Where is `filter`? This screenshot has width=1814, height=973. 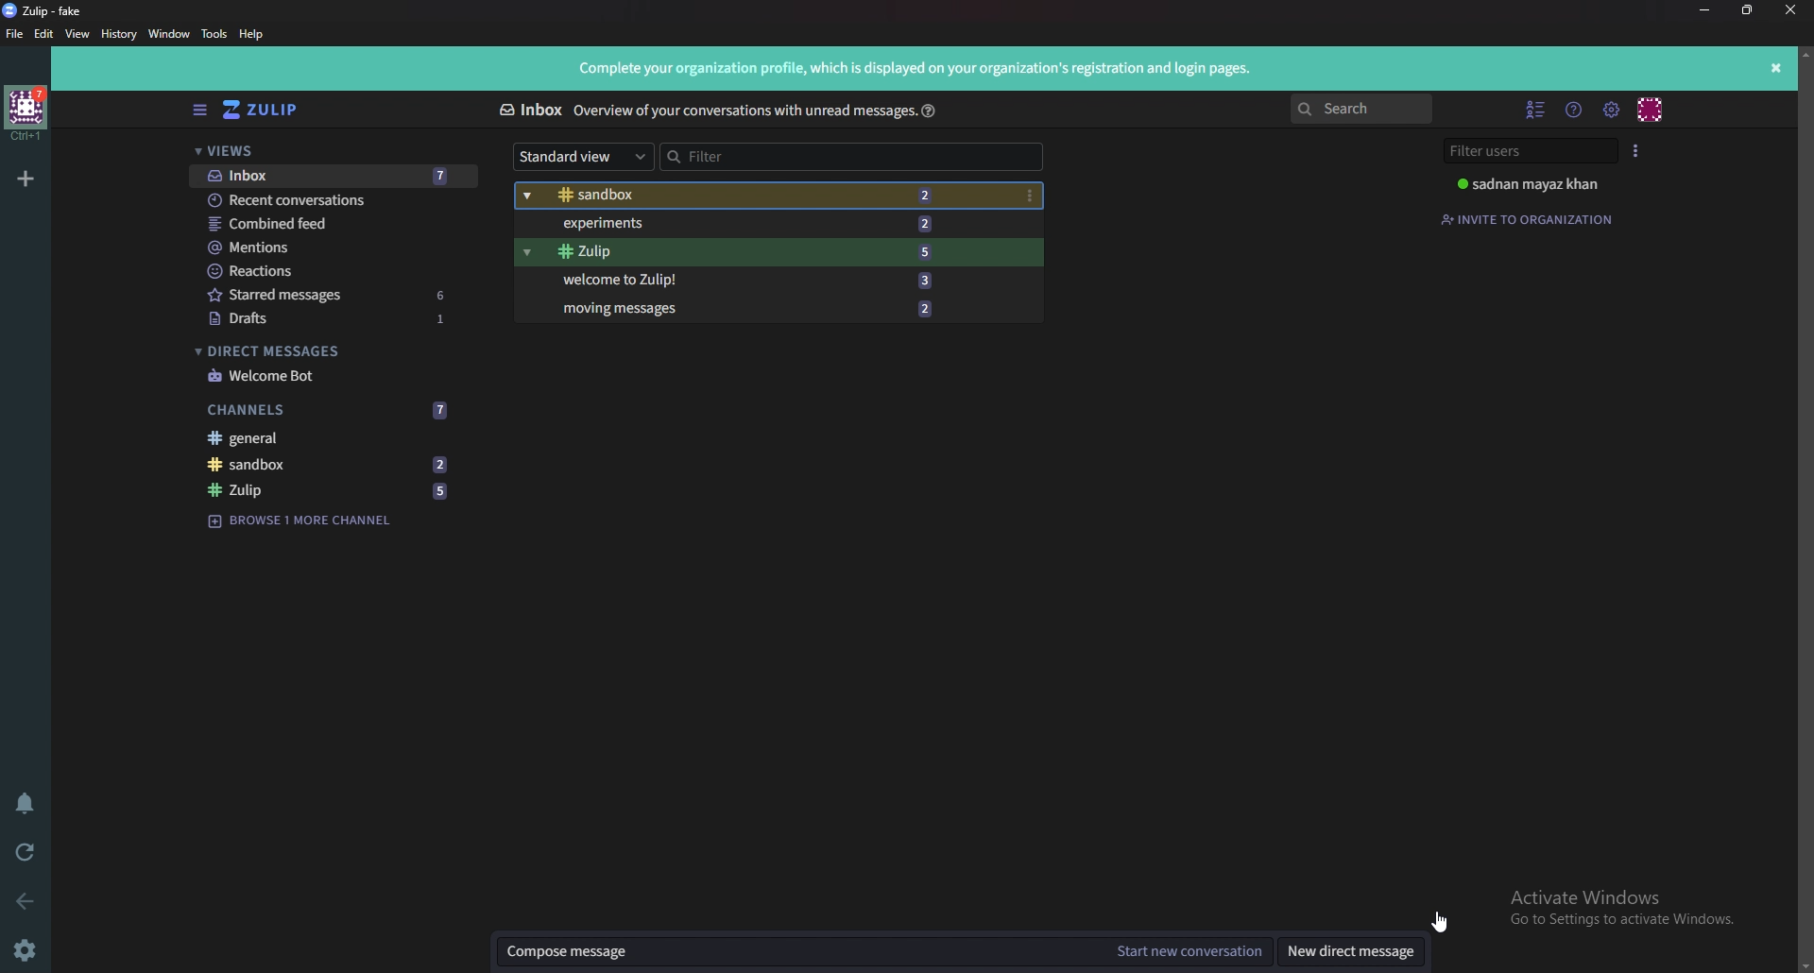
filter is located at coordinates (852, 158).